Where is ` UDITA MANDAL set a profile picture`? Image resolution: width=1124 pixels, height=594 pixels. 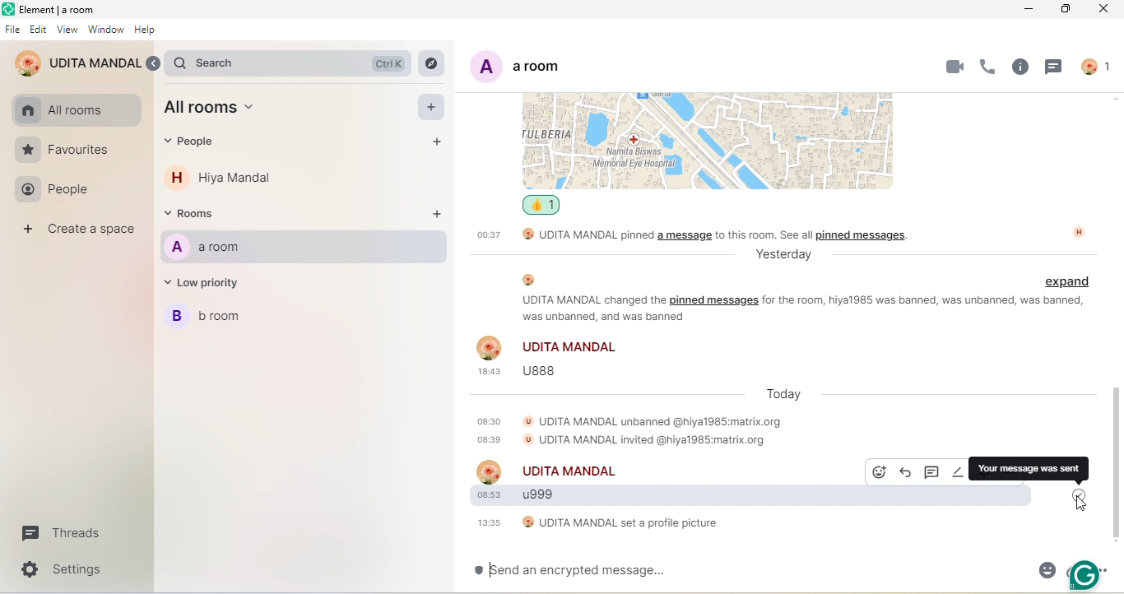  UDITA MANDAL set a profile picture is located at coordinates (598, 524).